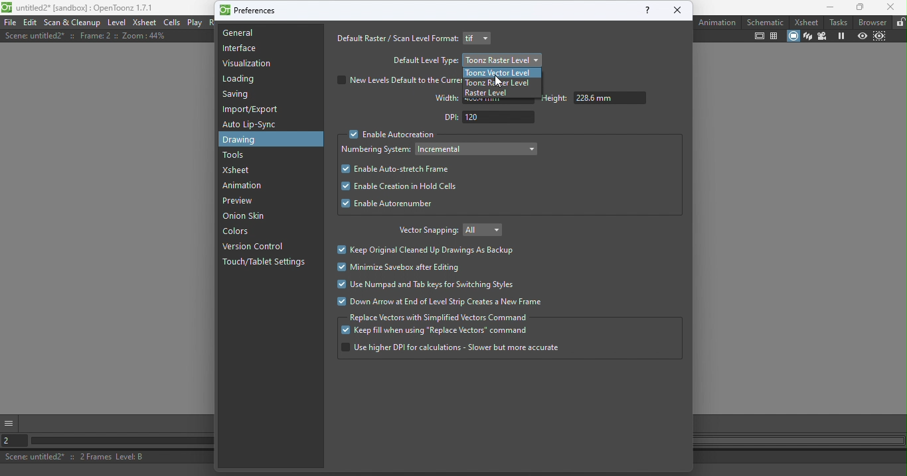 The height and width of the screenshot is (476, 907). What do you see at coordinates (821, 36) in the screenshot?
I see `Camera view` at bounding box center [821, 36].